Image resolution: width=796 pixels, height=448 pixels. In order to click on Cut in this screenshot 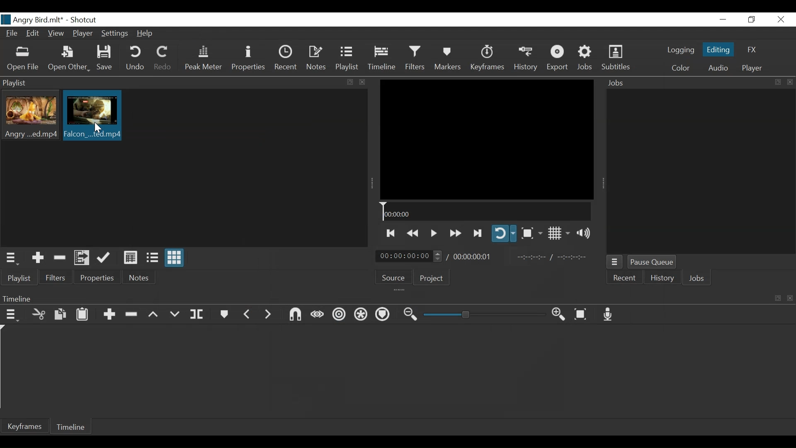, I will do `click(39, 315)`.